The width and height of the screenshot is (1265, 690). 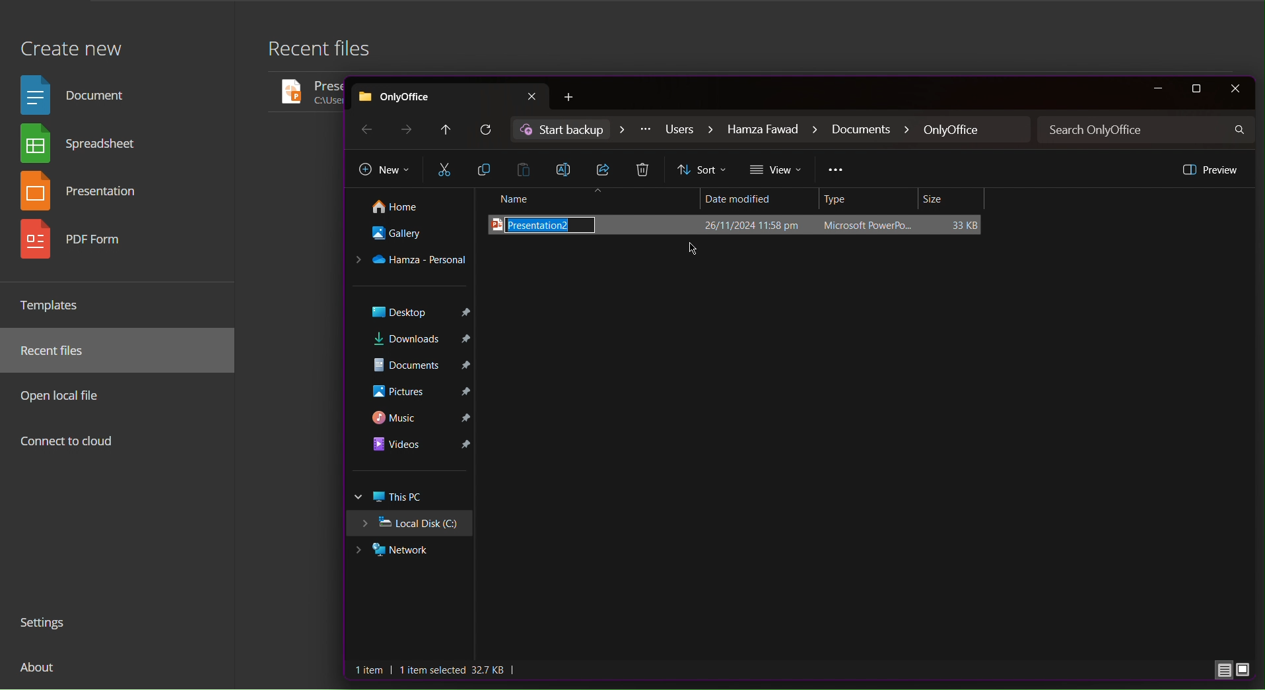 What do you see at coordinates (407, 208) in the screenshot?
I see `Home` at bounding box center [407, 208].